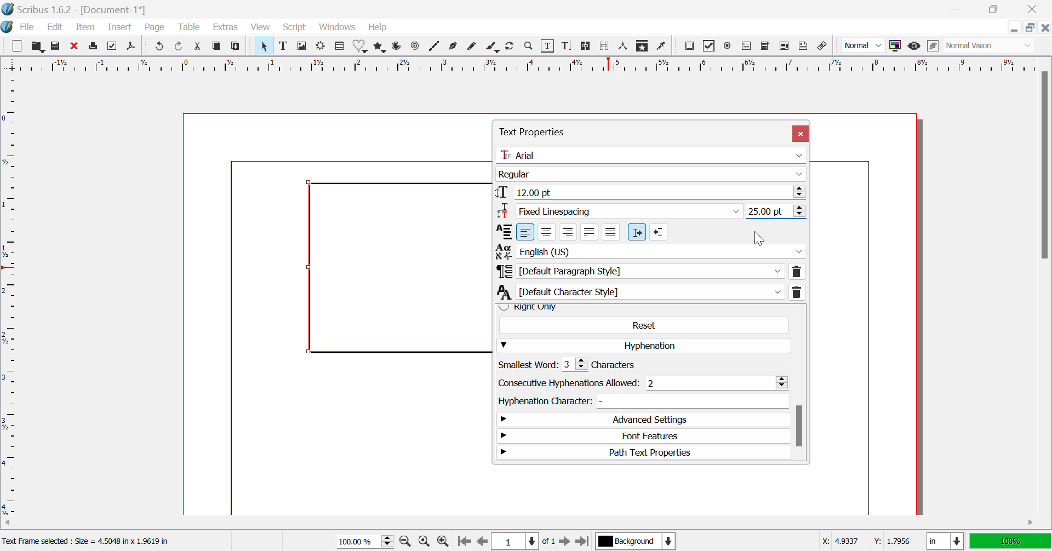 This screenshot has width=1052, height=551. I want to click on English (US), so click(650, 251).